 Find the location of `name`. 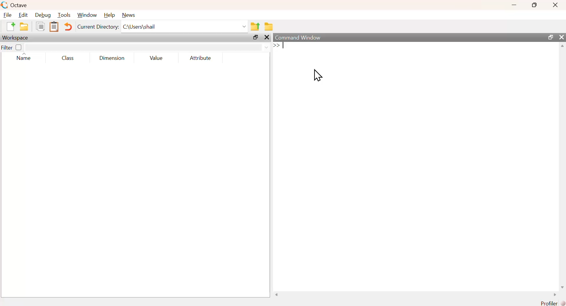

name is located at coordinates (23, 58).